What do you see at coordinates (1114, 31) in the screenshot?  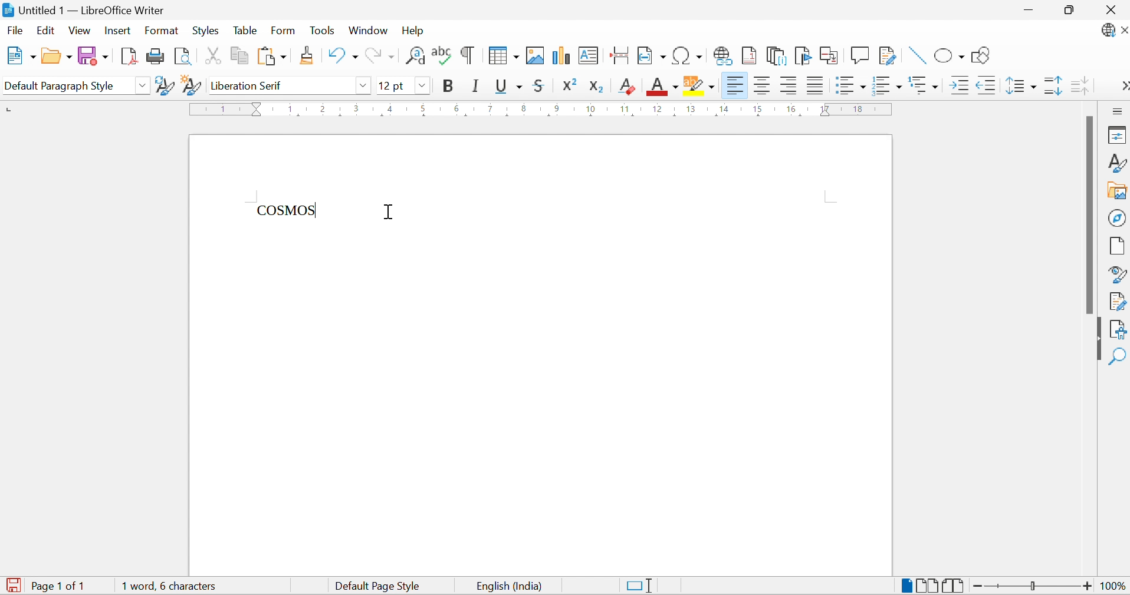 I see `LibreOffice Update Available` at bounding box center [1114, 31].